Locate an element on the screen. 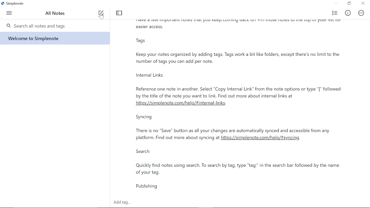  Add tag is located at coordinates (121, 202).